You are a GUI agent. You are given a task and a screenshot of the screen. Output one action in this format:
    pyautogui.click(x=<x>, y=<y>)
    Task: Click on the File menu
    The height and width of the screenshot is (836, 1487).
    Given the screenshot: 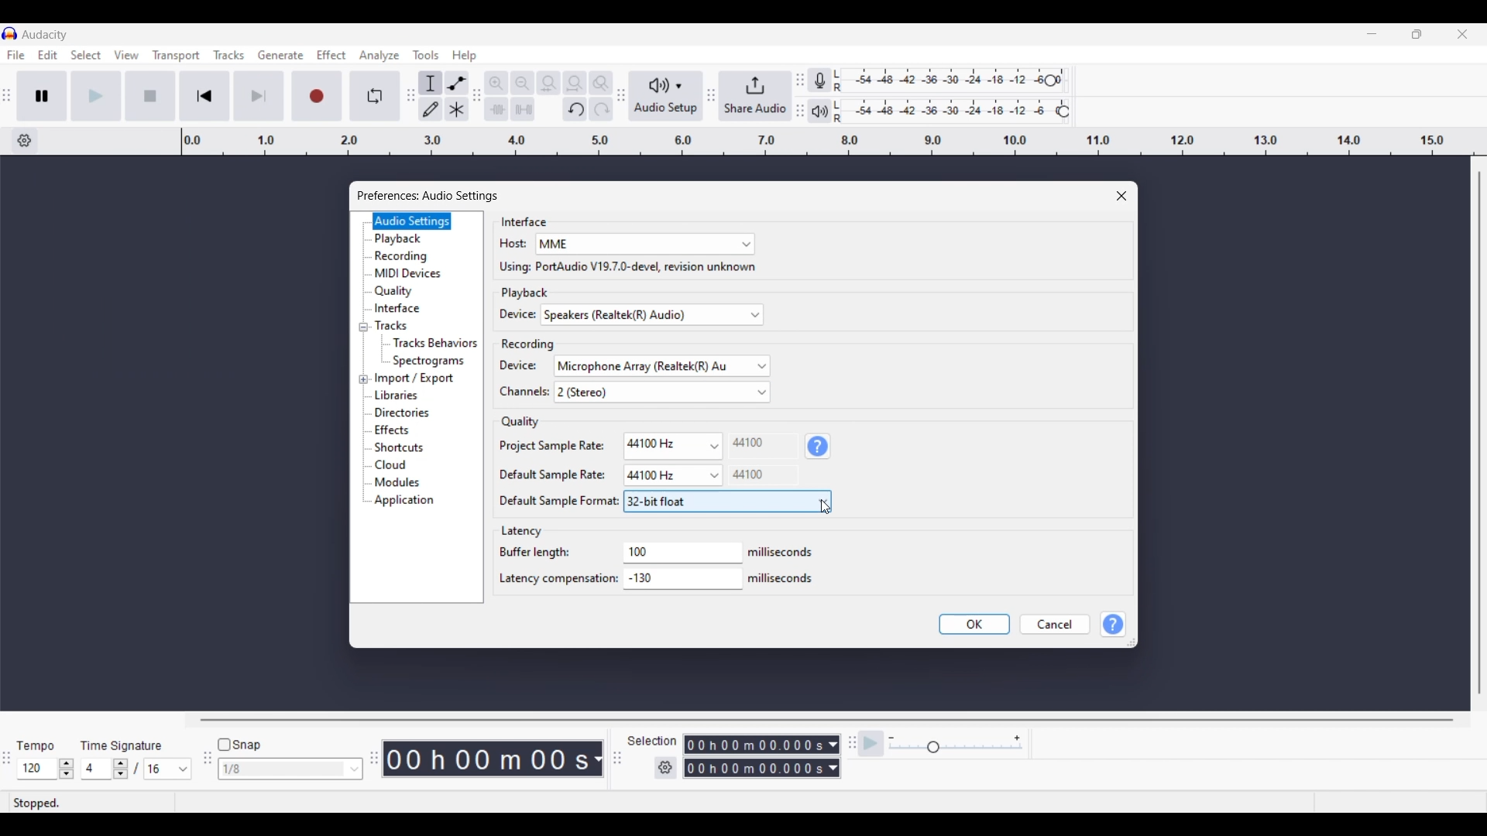 What is the action you would take?
    pyautogui.click(x=15, y=55)
    